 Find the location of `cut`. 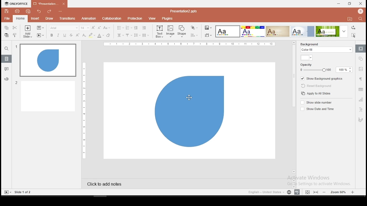

cut is located at coordinates (15, 28).